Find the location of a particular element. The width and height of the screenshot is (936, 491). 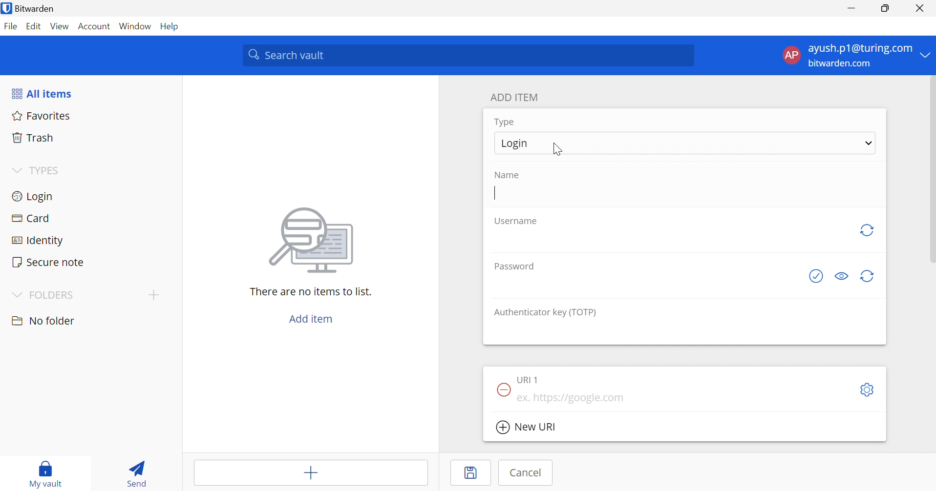

Edit is located at coordinates (34, 25).